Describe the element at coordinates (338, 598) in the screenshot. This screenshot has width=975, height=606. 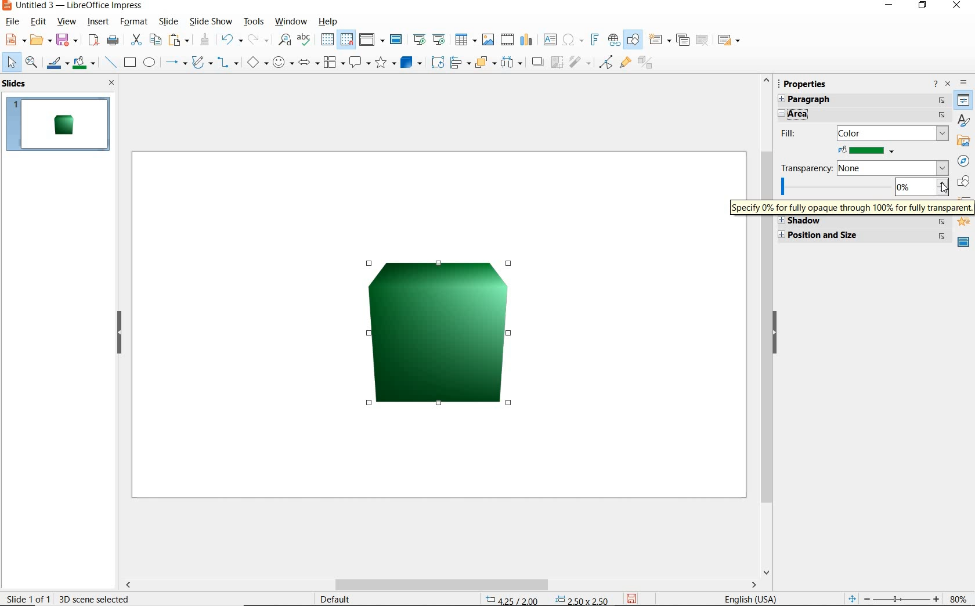
I see `DEFAULT` at that location.